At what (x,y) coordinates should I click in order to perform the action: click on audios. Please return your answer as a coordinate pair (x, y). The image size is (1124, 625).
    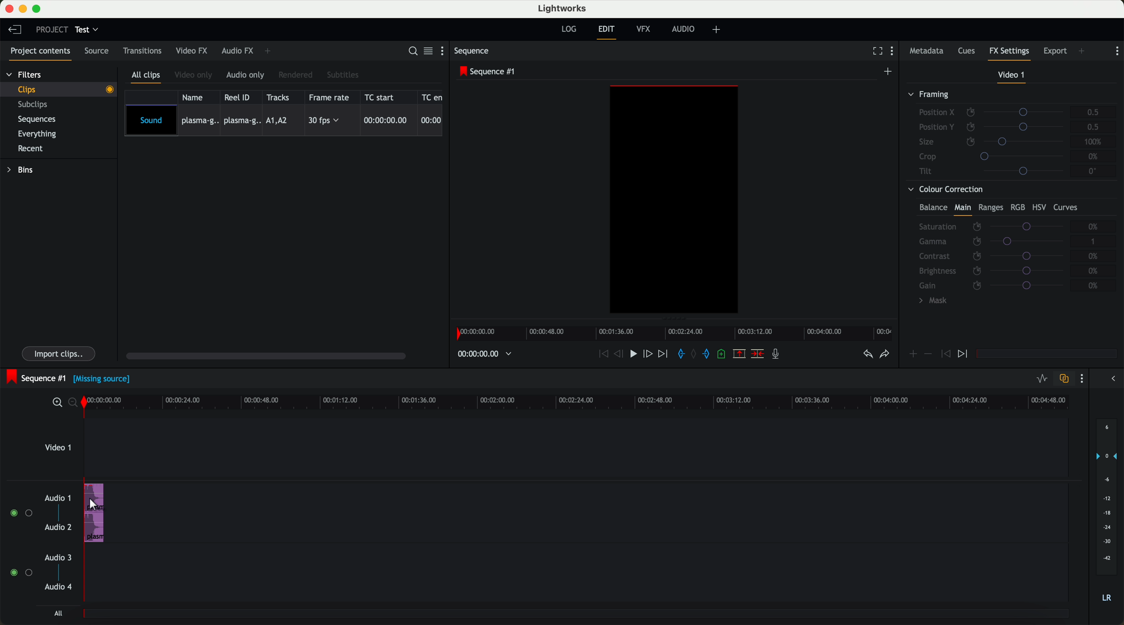
    Looking at the image, I should click on (39, 543).